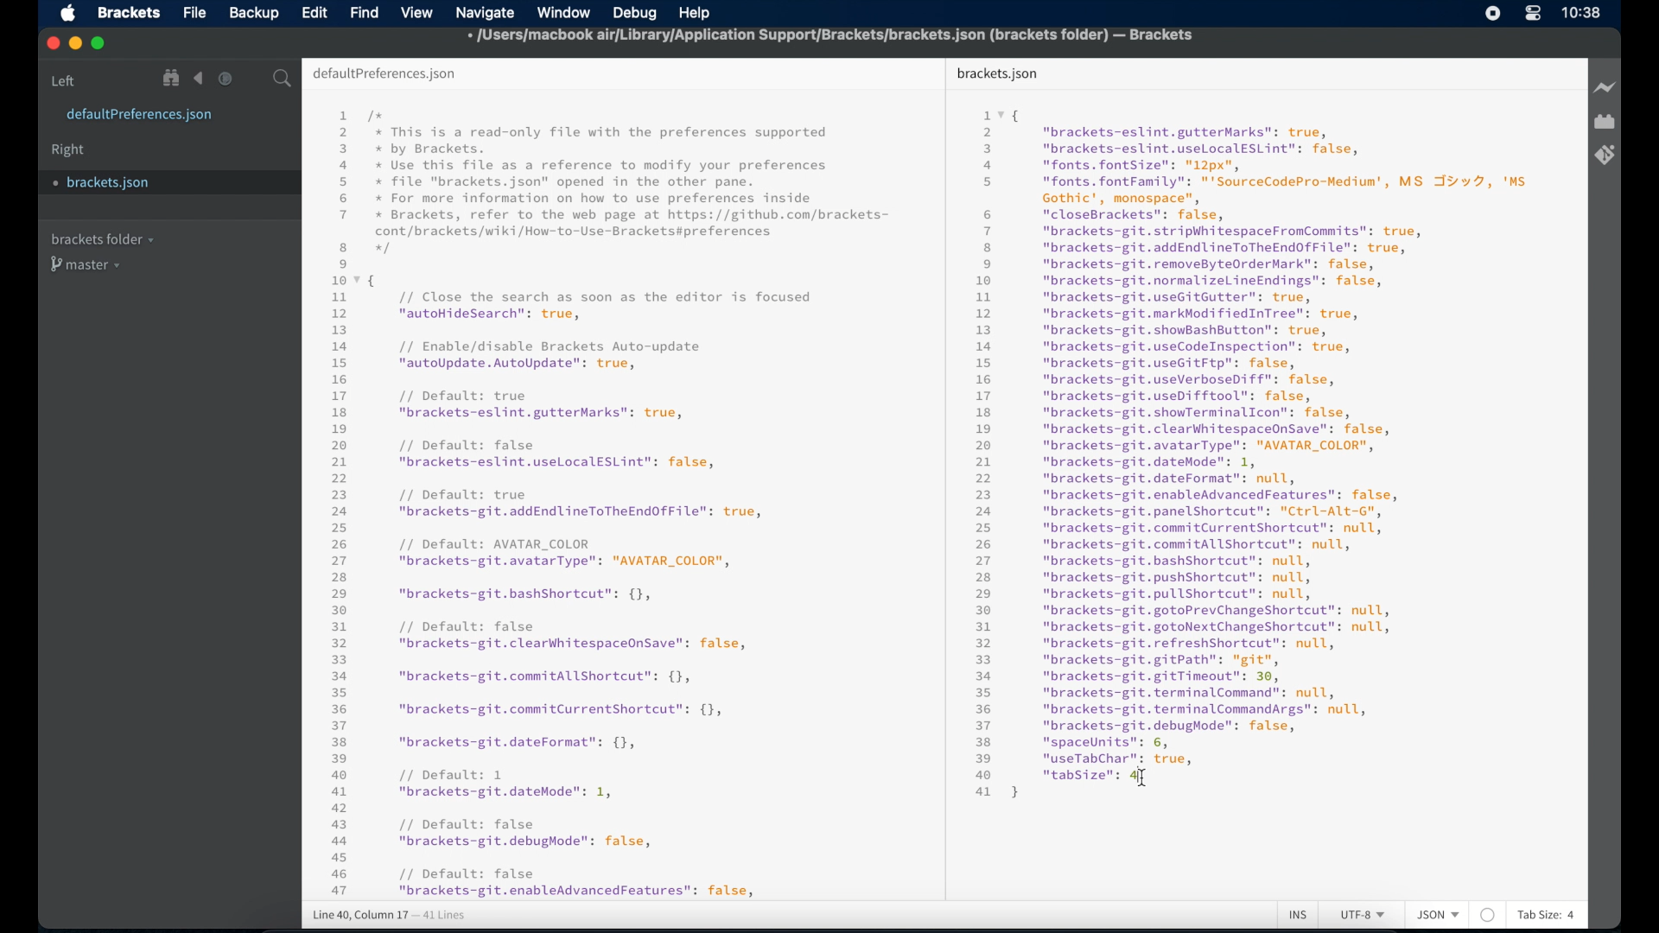 This screenshot has height=933, width=1659. What do you see at coordinates (1147, 777) in the screenshot?
I see `Cursor` at bounding box center [1147, 777].